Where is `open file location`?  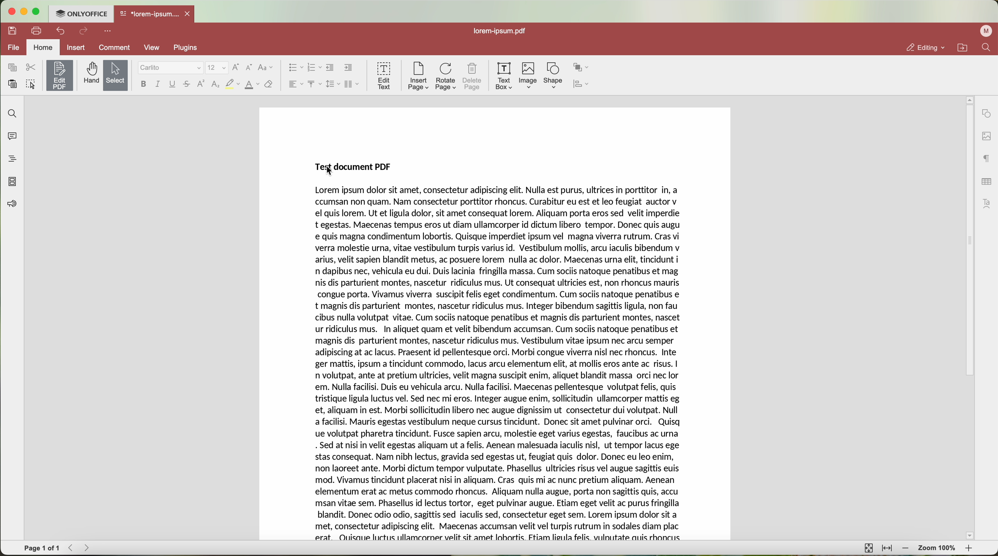 open file location is located at coordinates (962, 47).